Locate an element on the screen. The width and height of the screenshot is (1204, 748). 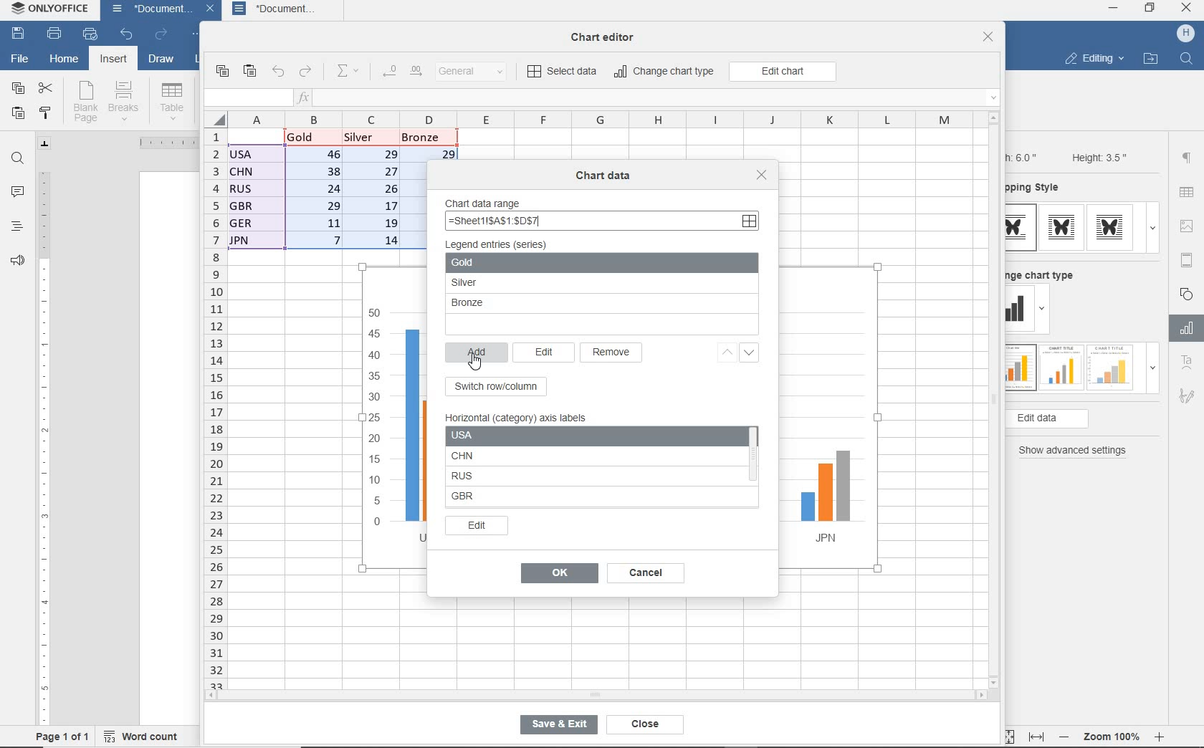
cut is located at coordinates (47, 87).